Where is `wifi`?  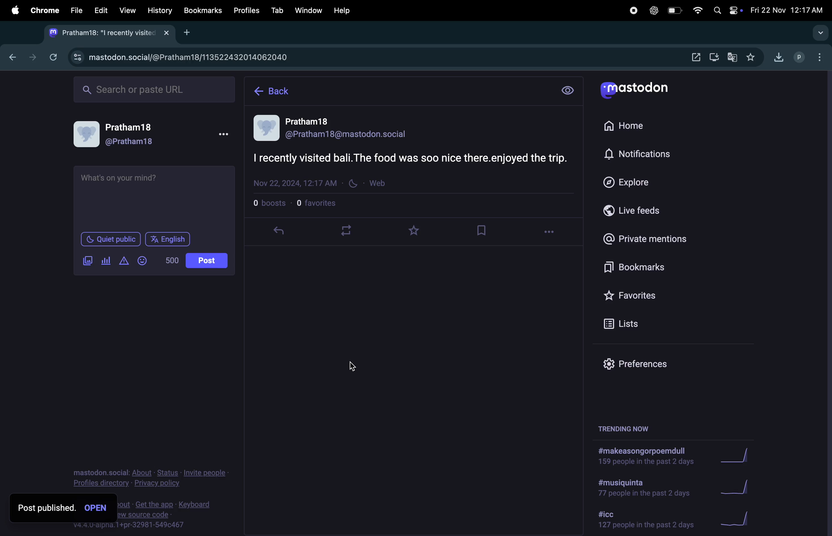
wifi is located at coordinates (697, 12).